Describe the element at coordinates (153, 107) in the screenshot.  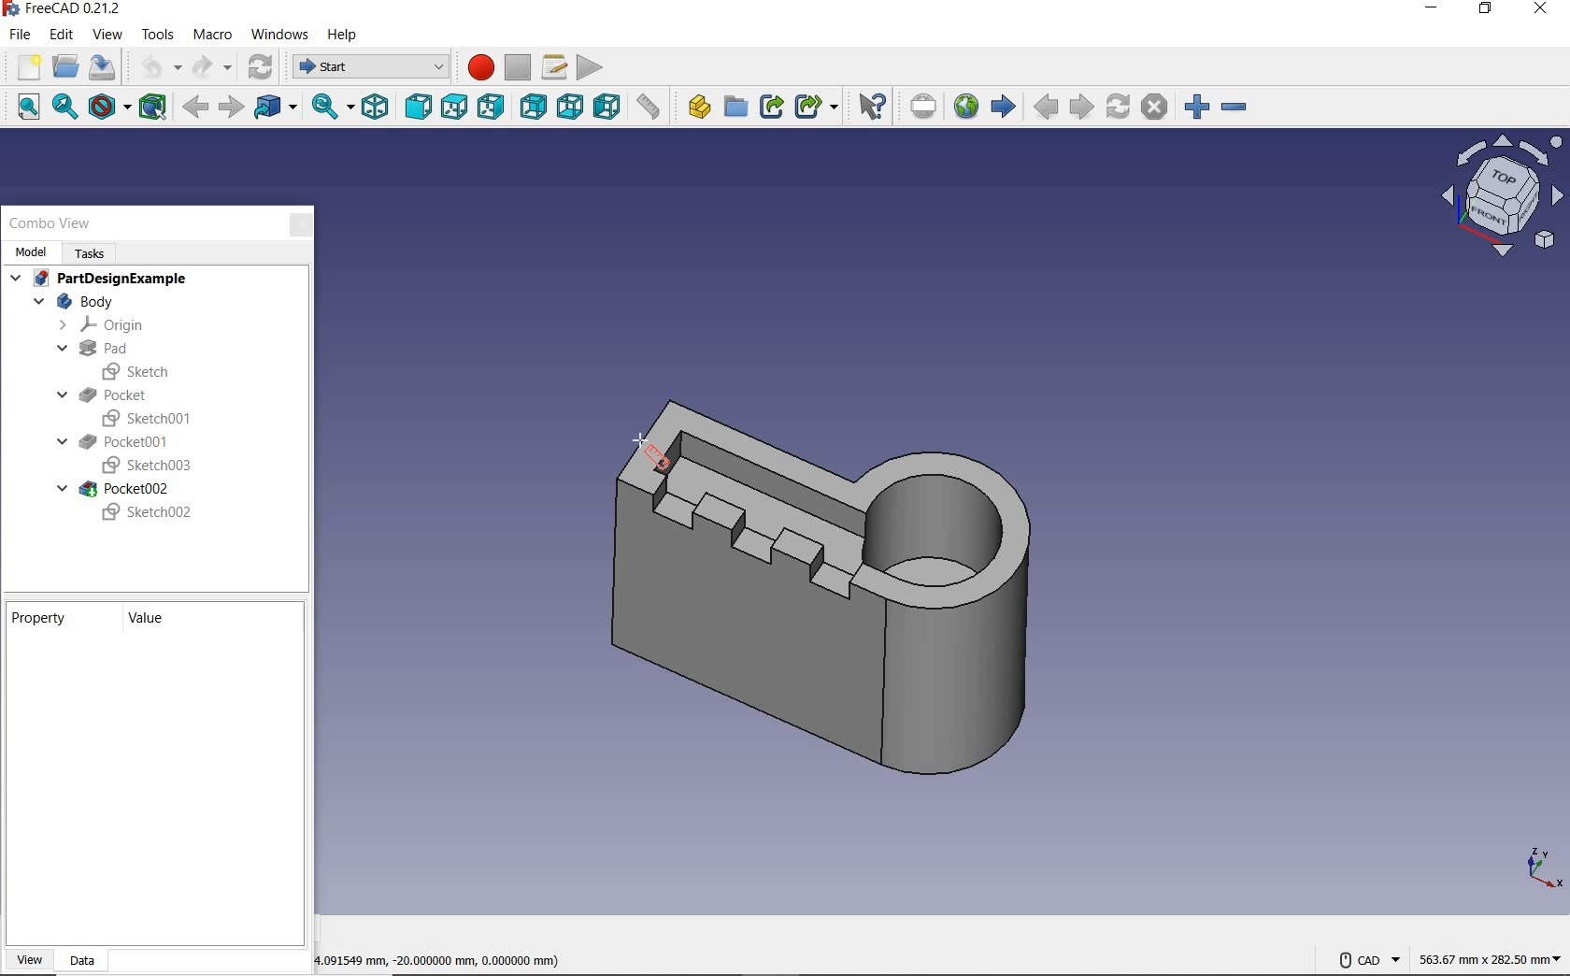
I see `bounding box` at that location.